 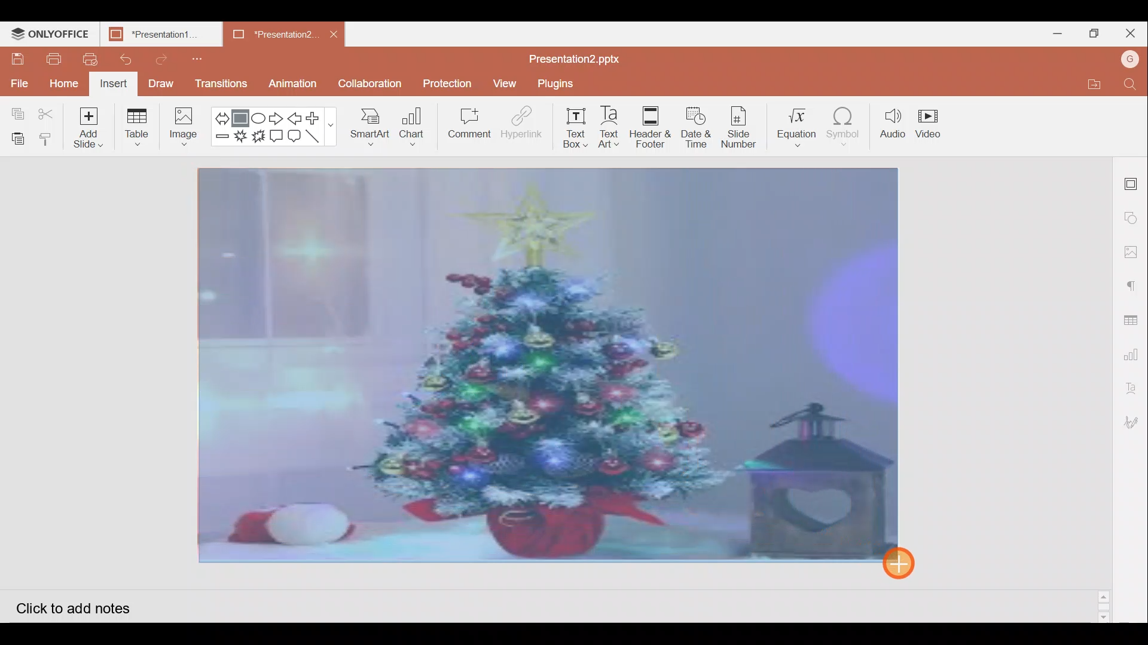 What do you see at coordinates (48, 110) in the screenshot?
I see `Cut` at bounding box center [48, 110].